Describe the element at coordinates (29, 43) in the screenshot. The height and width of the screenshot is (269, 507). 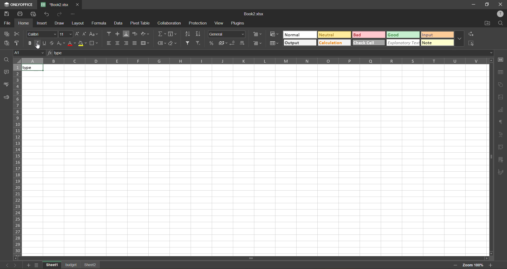
I see `bold` at that location.